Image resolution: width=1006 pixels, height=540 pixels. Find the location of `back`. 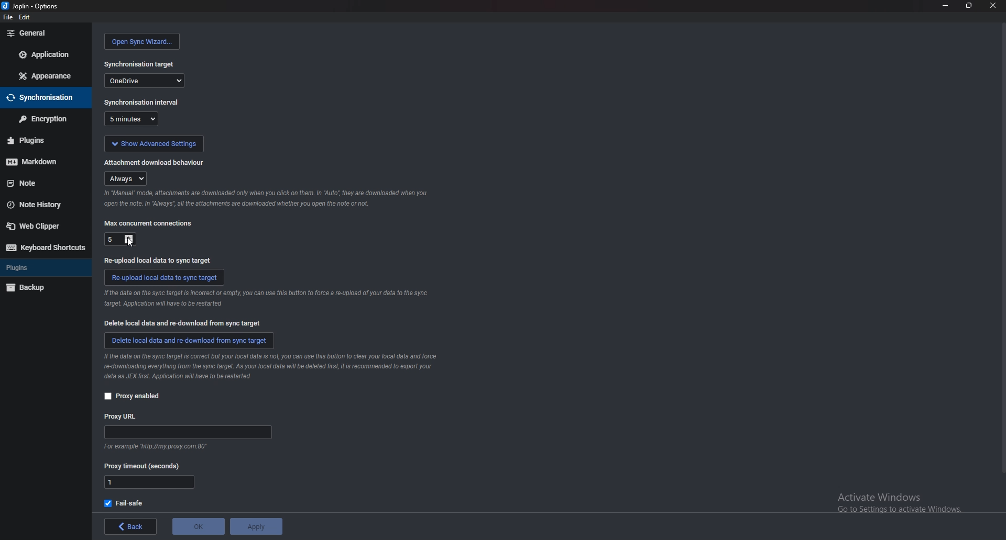

back is located at coordinates (128, 526).